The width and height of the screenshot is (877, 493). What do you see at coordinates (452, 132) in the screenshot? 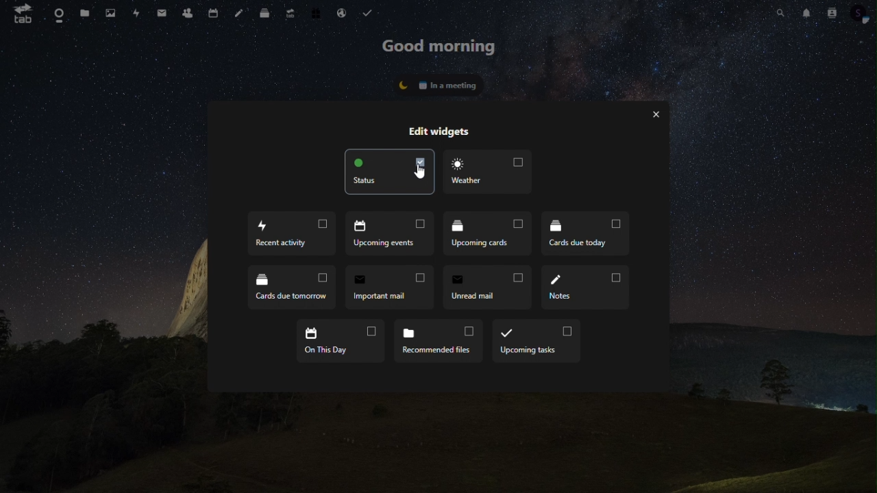
I see `edit widget` at bounding box center [452, 132].